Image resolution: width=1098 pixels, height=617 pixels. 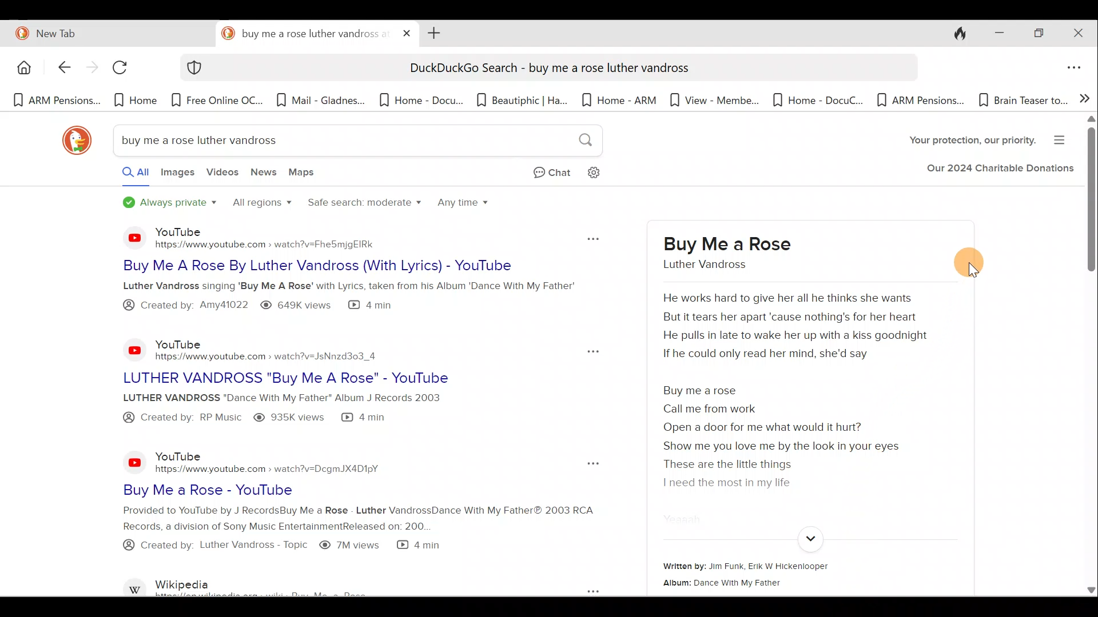 I want to click on News, so click(x=265, y=175).